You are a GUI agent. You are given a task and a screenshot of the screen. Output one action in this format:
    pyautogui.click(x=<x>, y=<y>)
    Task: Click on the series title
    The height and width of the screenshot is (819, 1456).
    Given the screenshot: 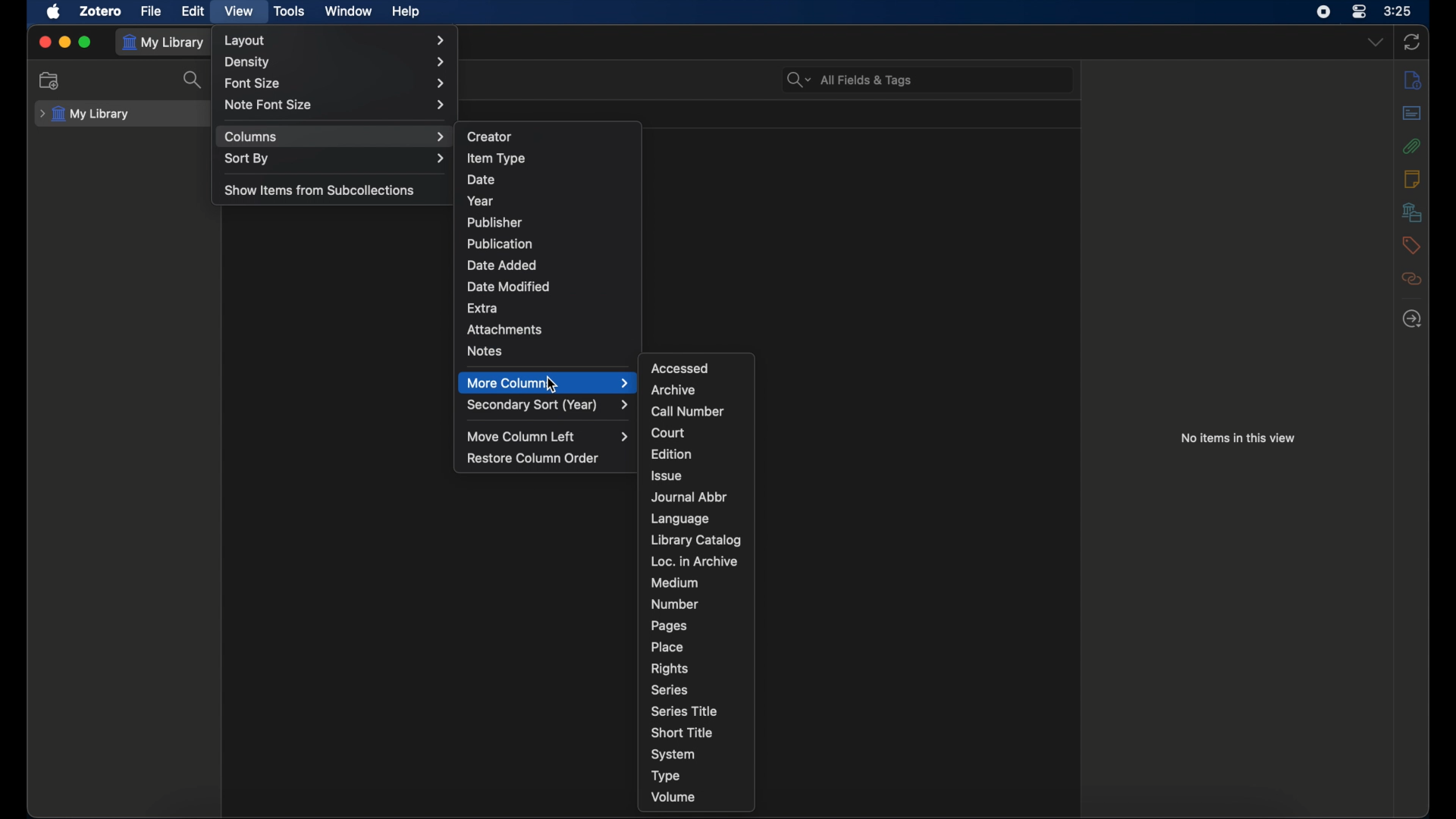 What is the action you would take?
    pyautogui.click(x=684, y=711)
    